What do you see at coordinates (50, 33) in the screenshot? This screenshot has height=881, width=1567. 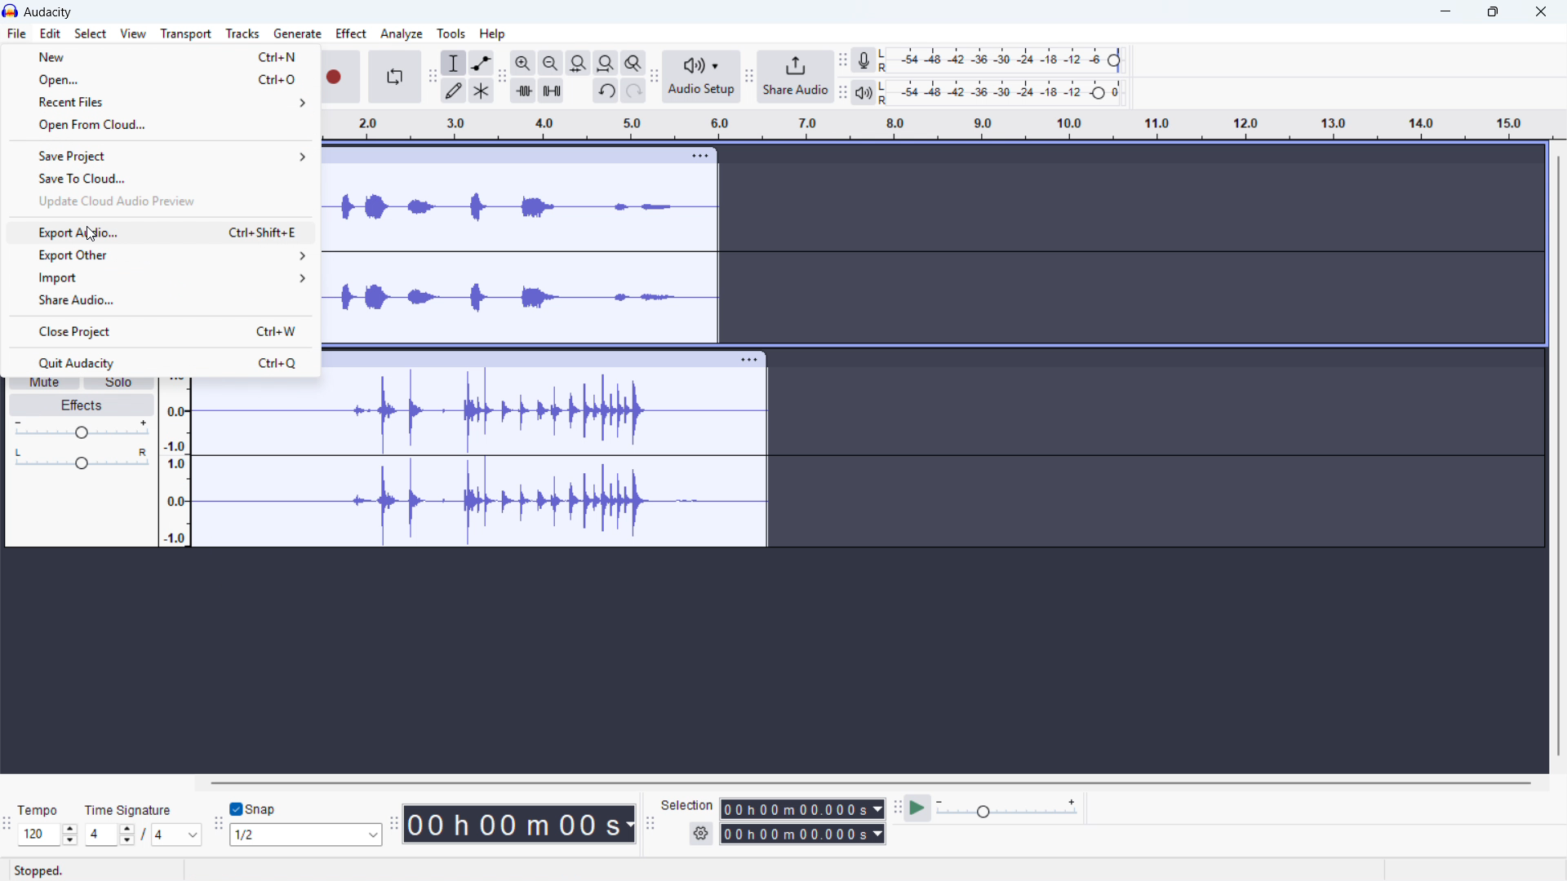 I see `edit ` at bounding box center [50, 33].